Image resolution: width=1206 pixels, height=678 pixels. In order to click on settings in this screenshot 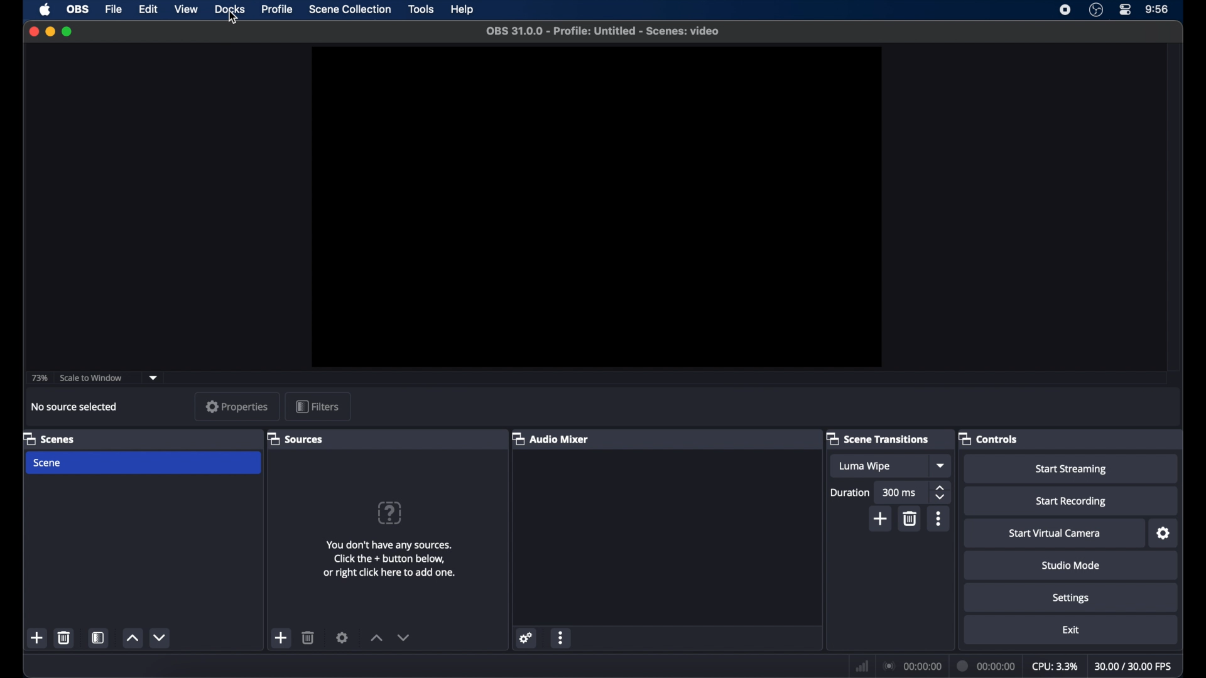, I will do `click(1163, 533)`.